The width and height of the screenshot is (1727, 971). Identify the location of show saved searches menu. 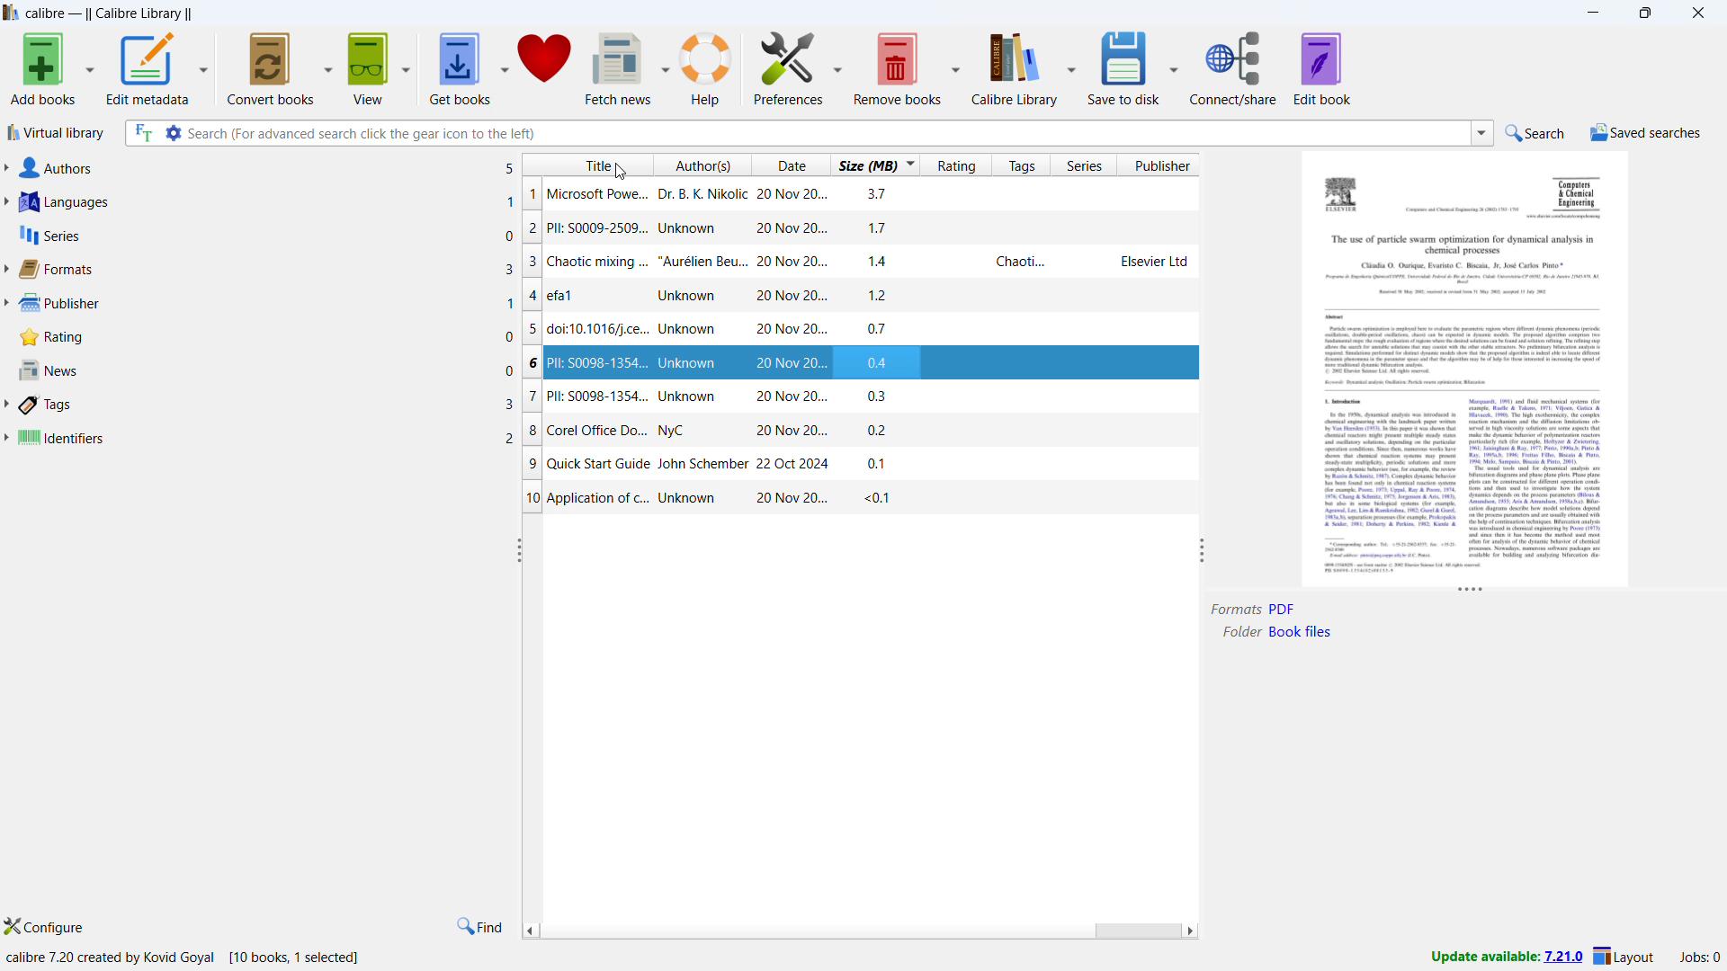
(1645, 134).